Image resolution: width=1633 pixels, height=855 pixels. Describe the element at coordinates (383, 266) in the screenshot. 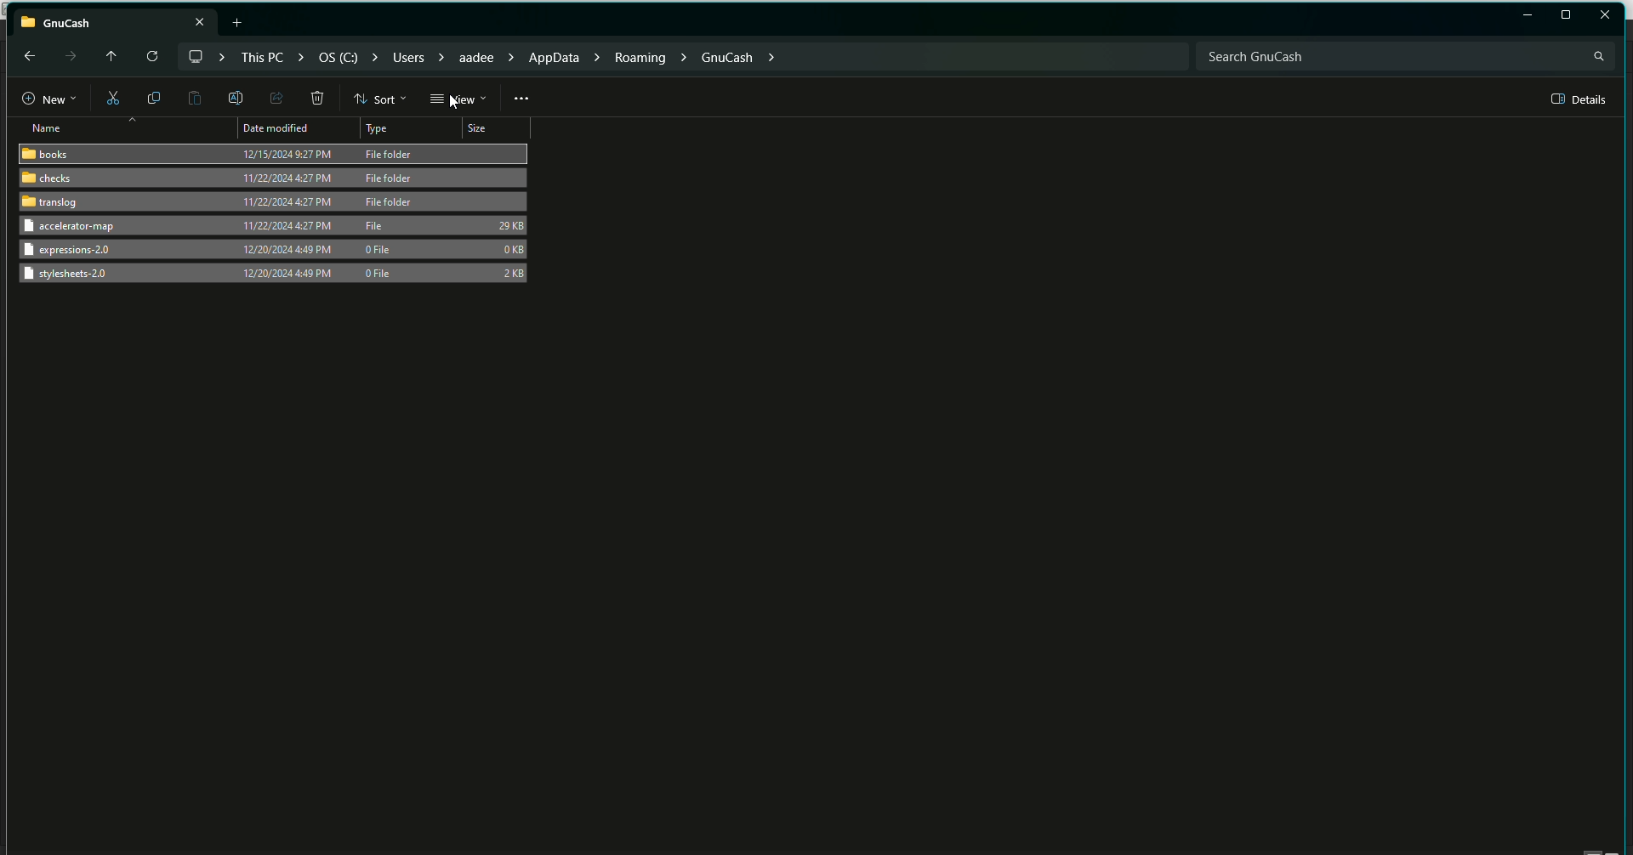

I see `0File` at that location.